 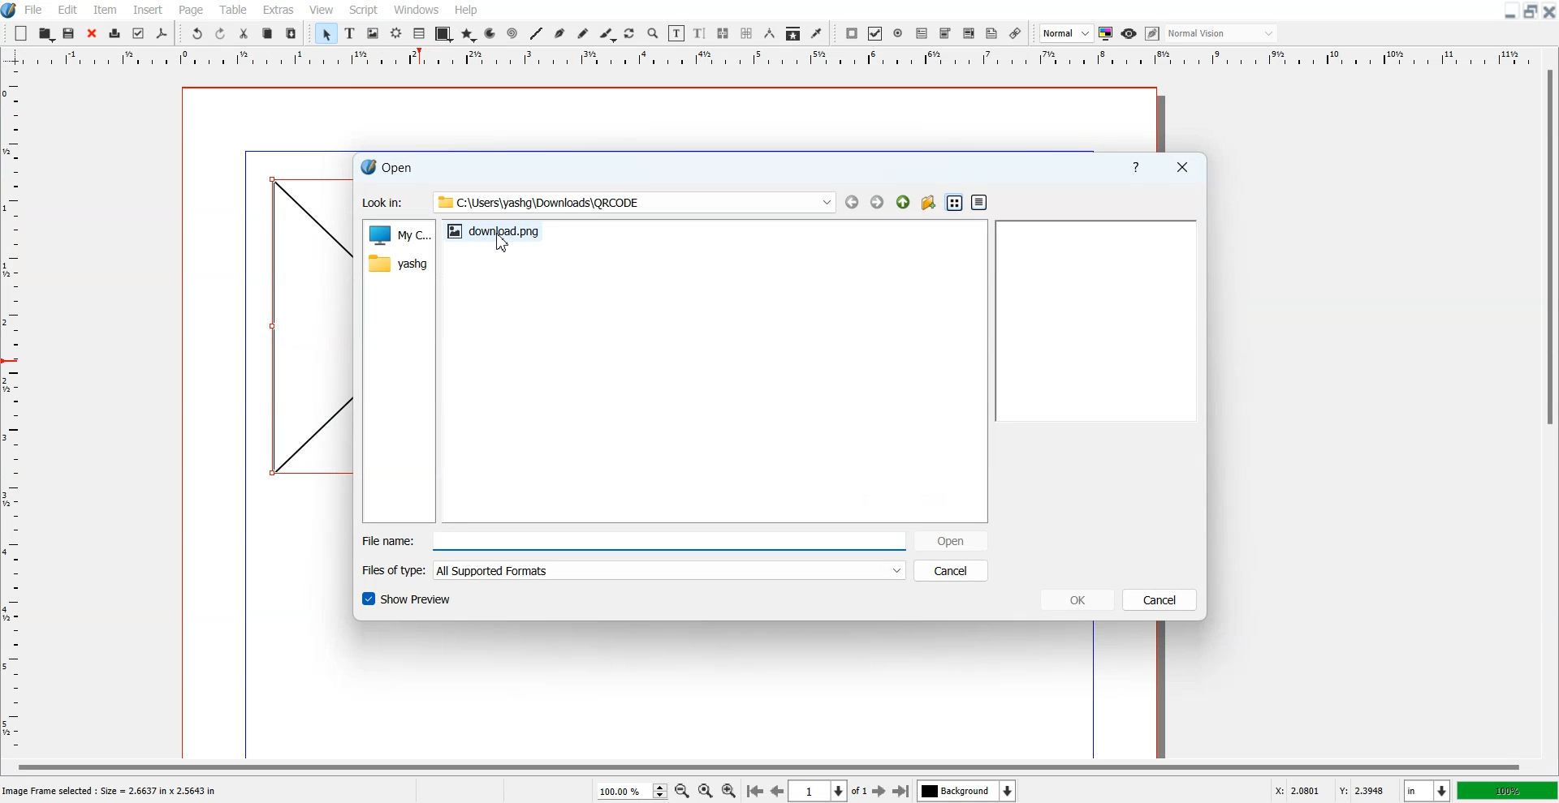 I want to click on Open, so click(x=952, y=540).